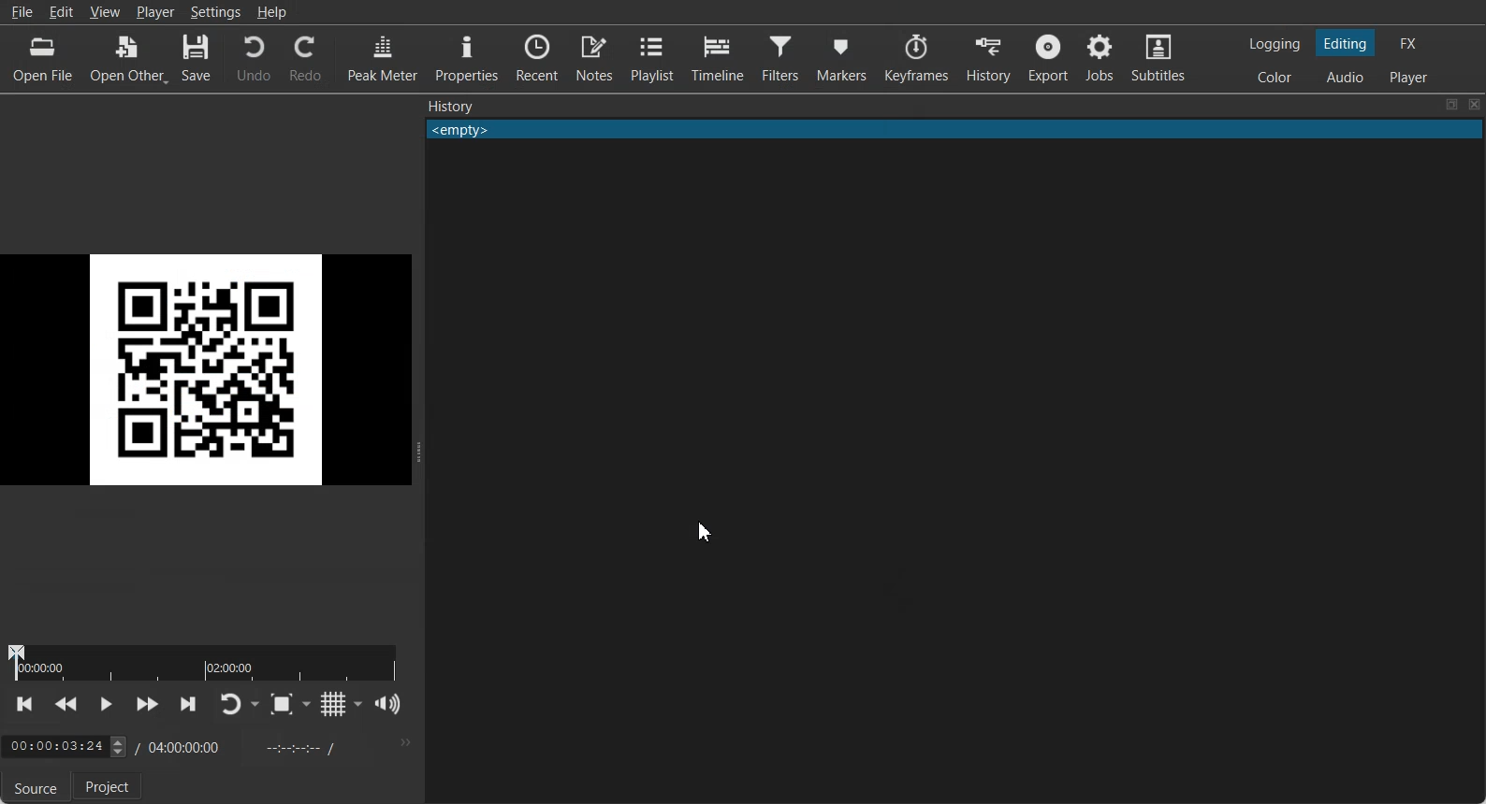 Image resolution: width=1486 pixels, height=804 pixels. I want to click on Notes, so click(594, 57).